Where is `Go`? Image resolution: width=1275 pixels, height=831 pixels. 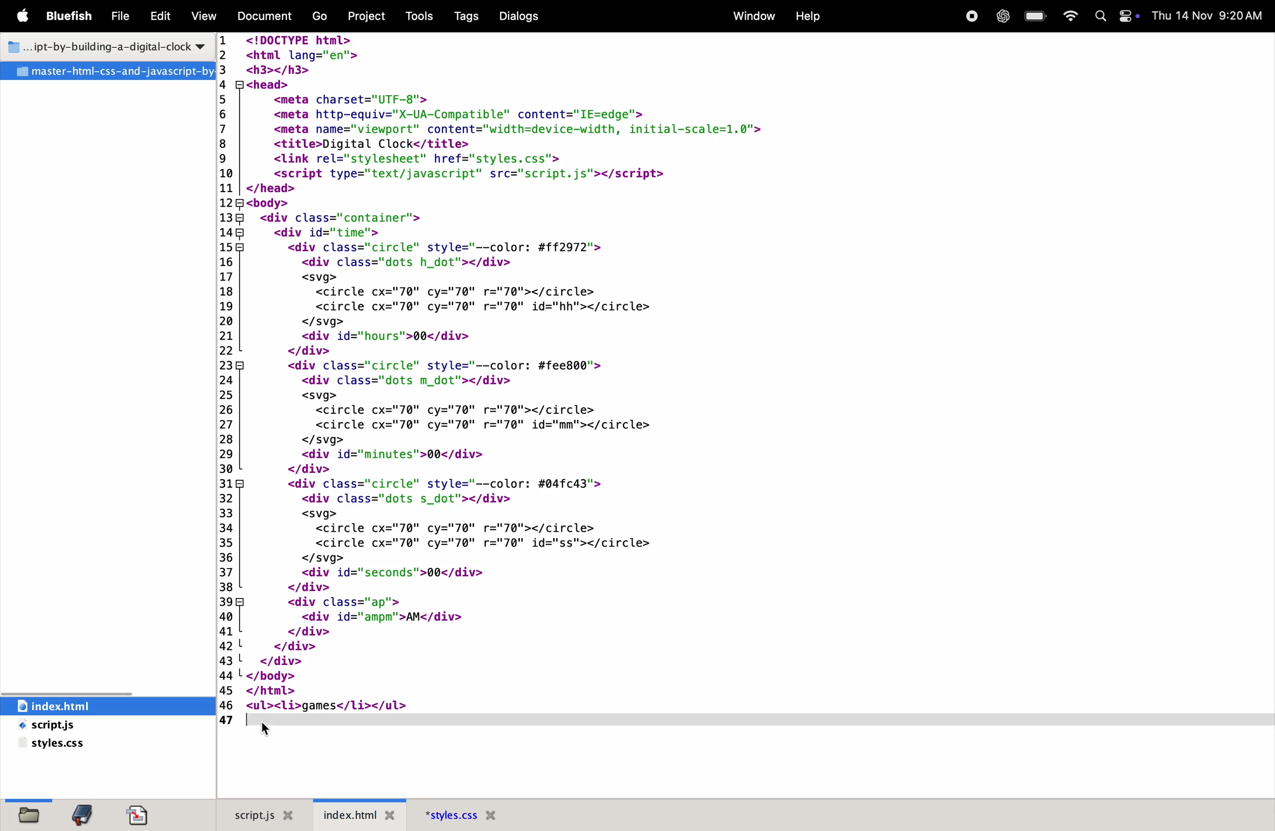 Go is located at coordinates (321, 17).